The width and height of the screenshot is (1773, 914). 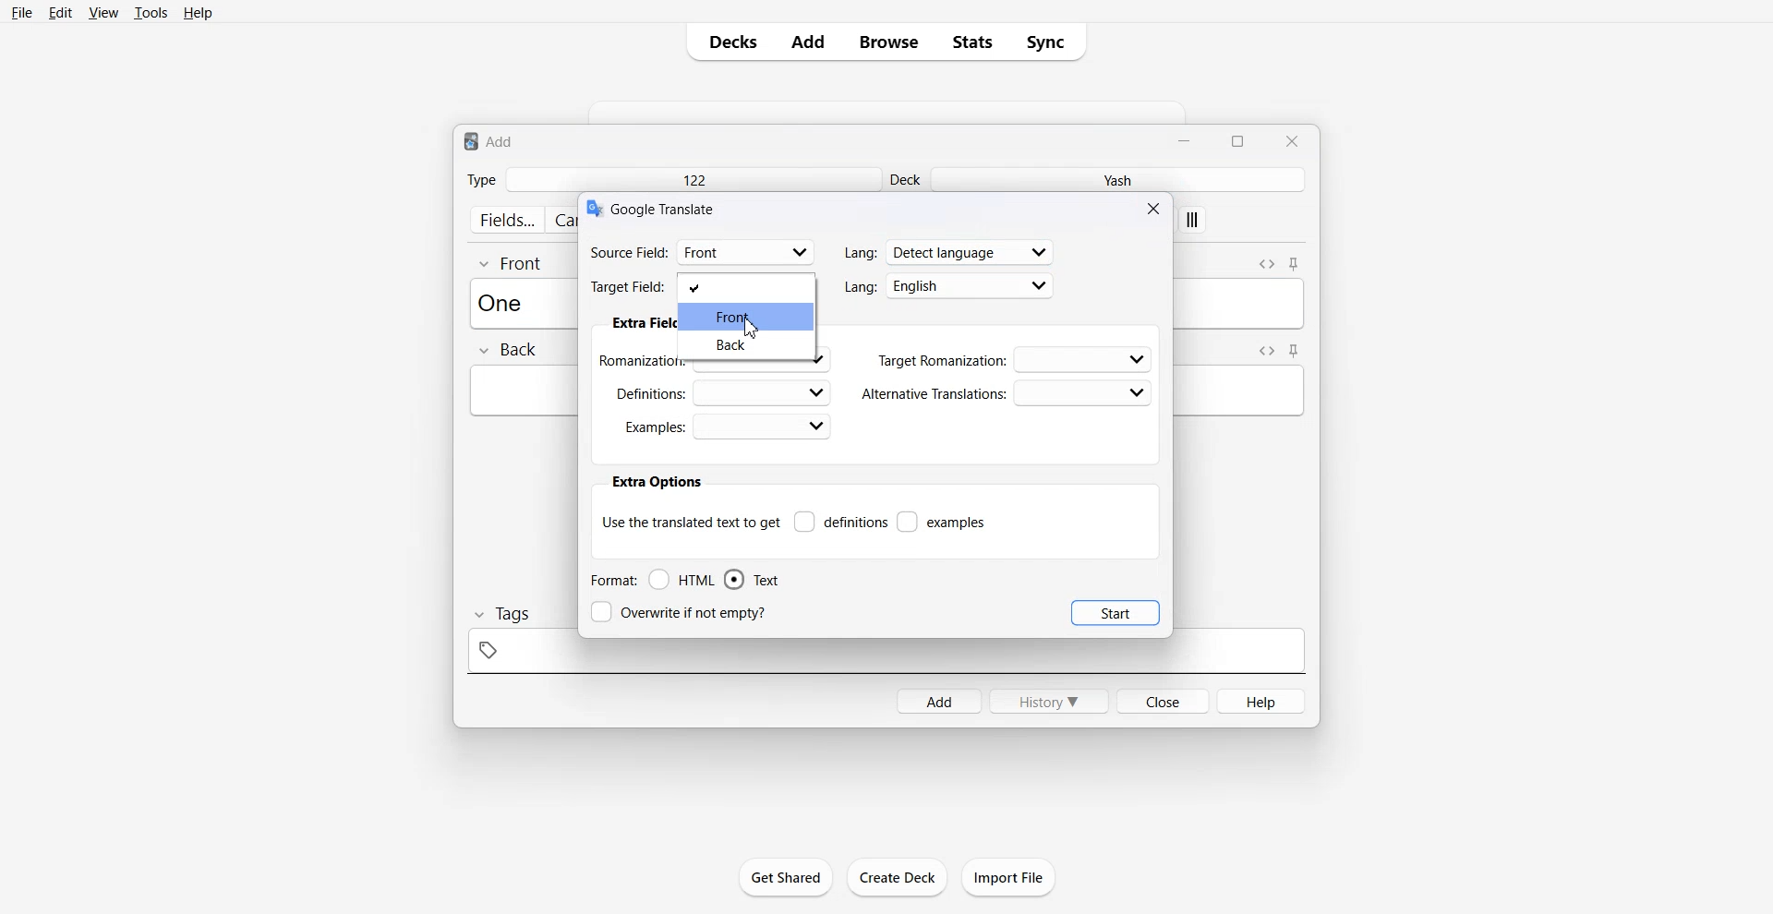 What do you see at coordinates (943, 522) in the screenshot?
I see `examples` at bounding box center [943, 522].